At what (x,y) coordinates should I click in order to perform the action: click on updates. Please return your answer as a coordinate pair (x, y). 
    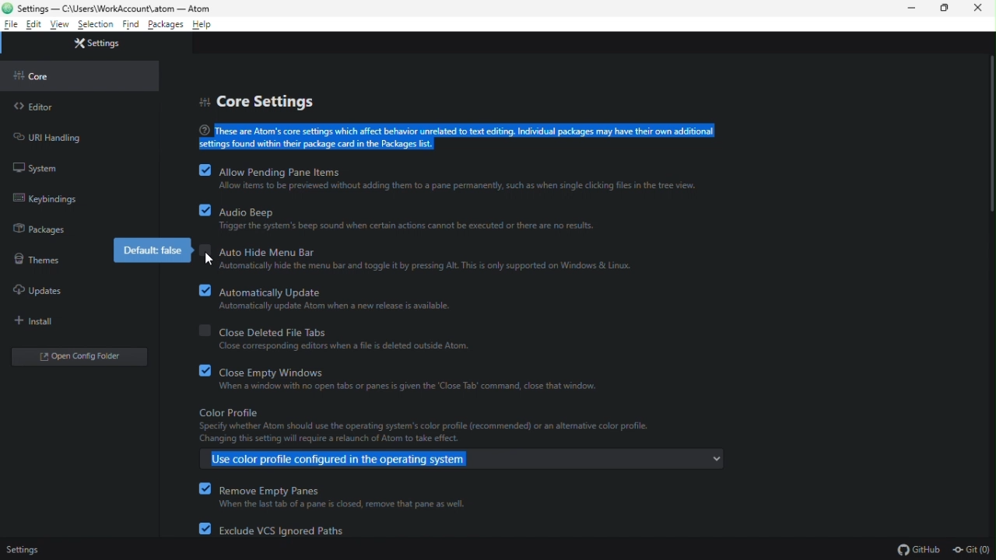
    Looking at the image, I should click on (37, 292).